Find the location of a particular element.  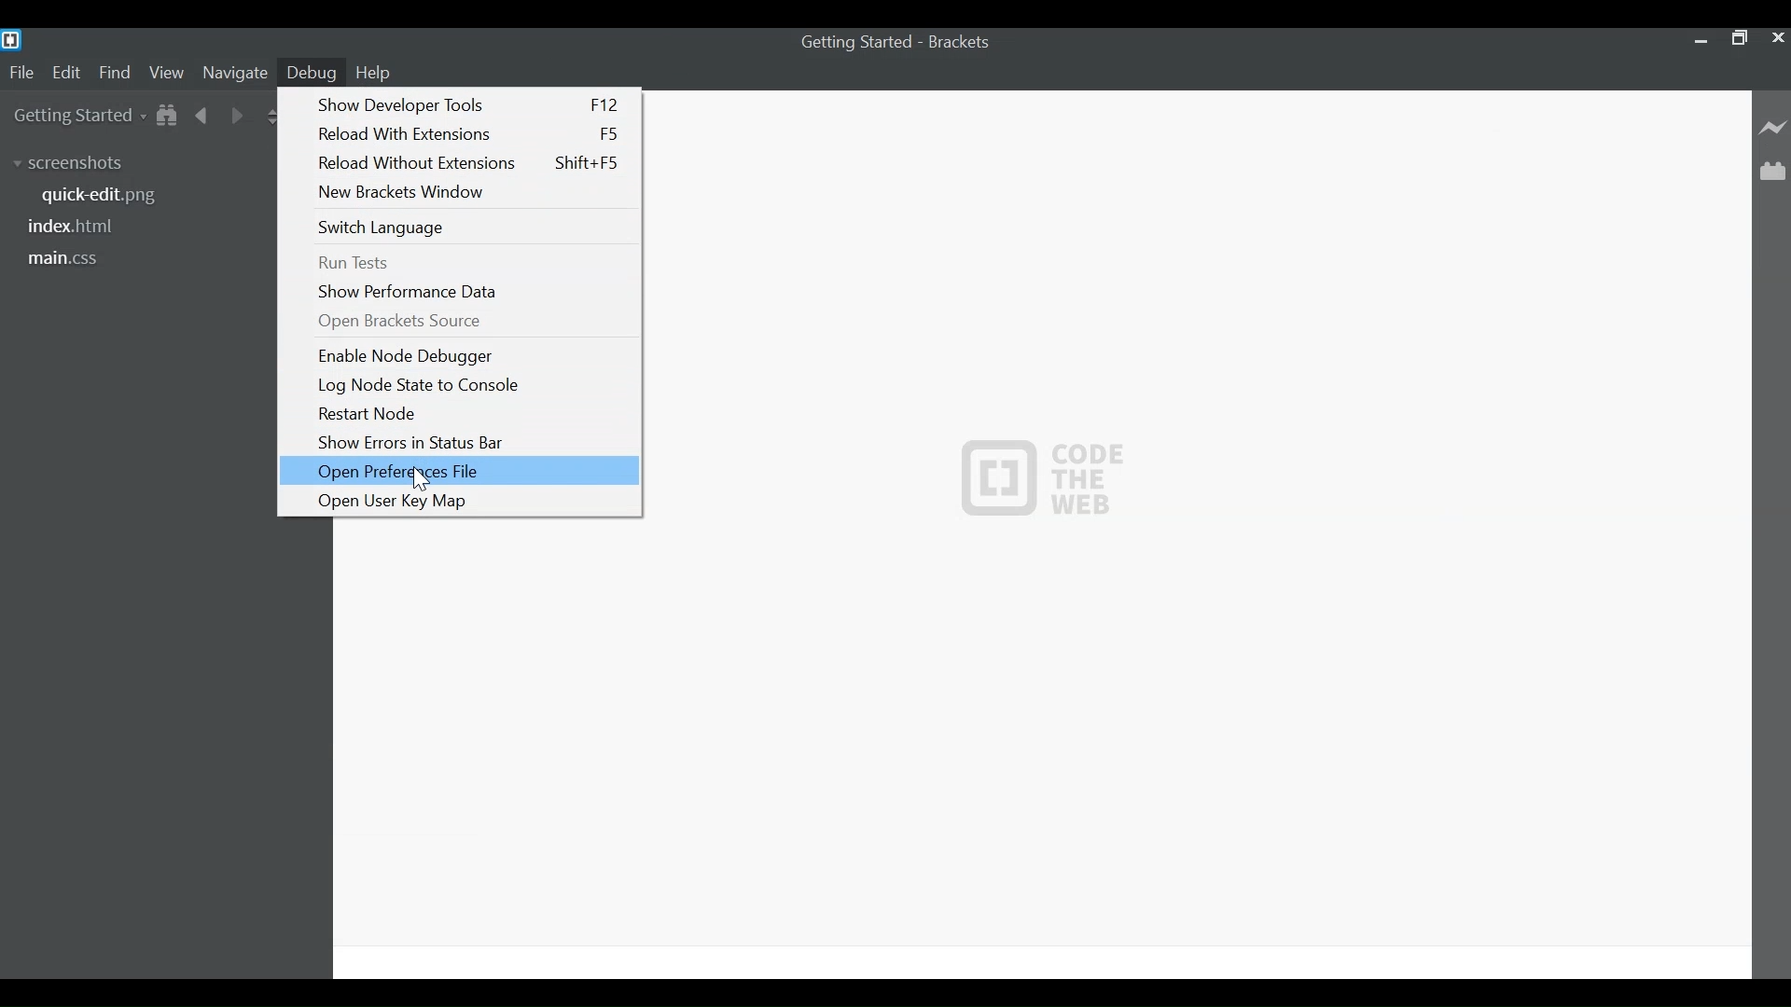

Show Performance Data is located at coordinates (468, 293).